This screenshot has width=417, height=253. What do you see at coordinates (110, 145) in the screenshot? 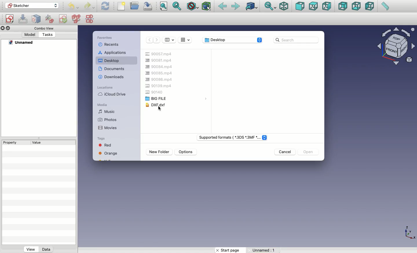
I see `Red` at bounding box center [110, 145].